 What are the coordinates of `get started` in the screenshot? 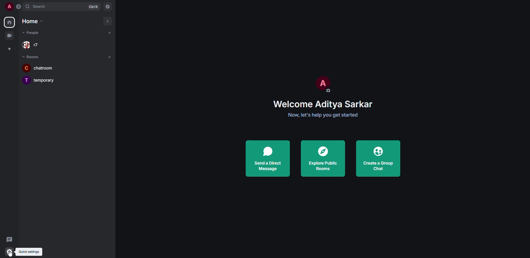 It's located at (323, 115).